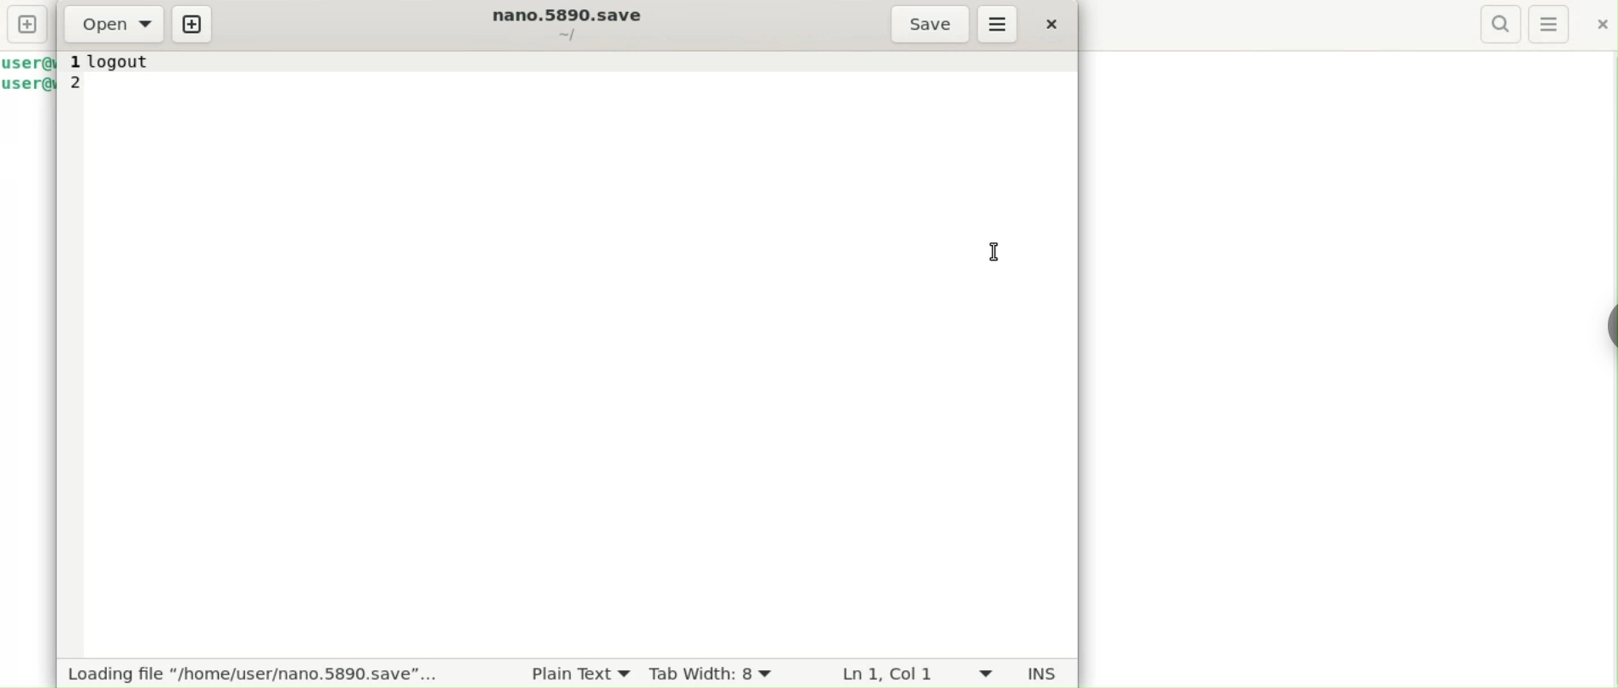 This screenshot has height=688, width=1618. What do you see at coordinates (887, 674) in the screenshot?
I see `Ln 1, Col 1` at bounding box center [887, 674].